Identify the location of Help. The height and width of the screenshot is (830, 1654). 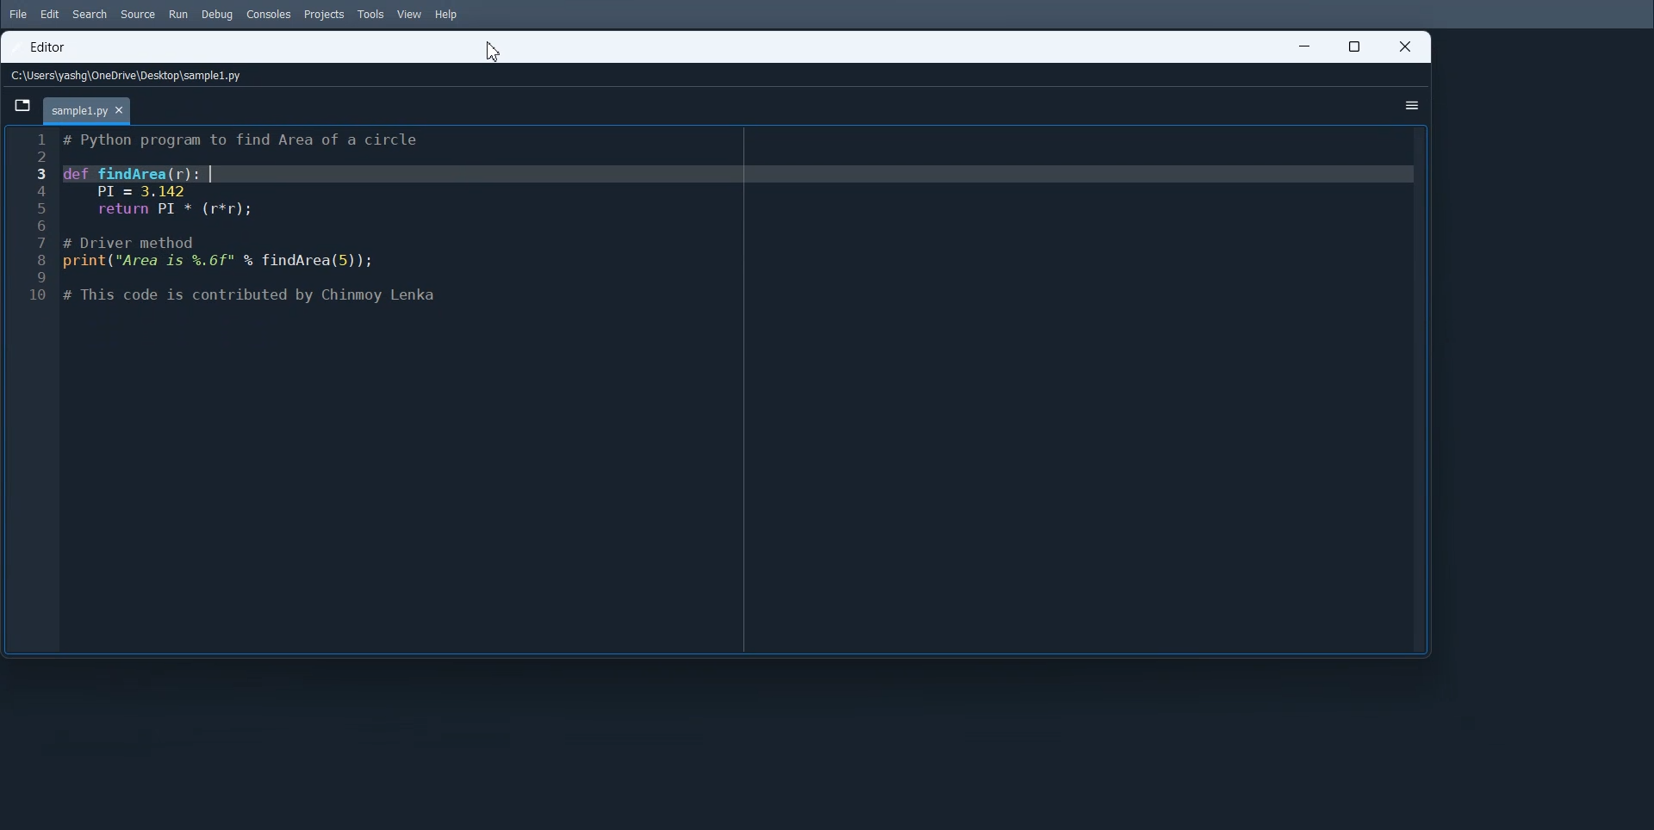
(447, 15).